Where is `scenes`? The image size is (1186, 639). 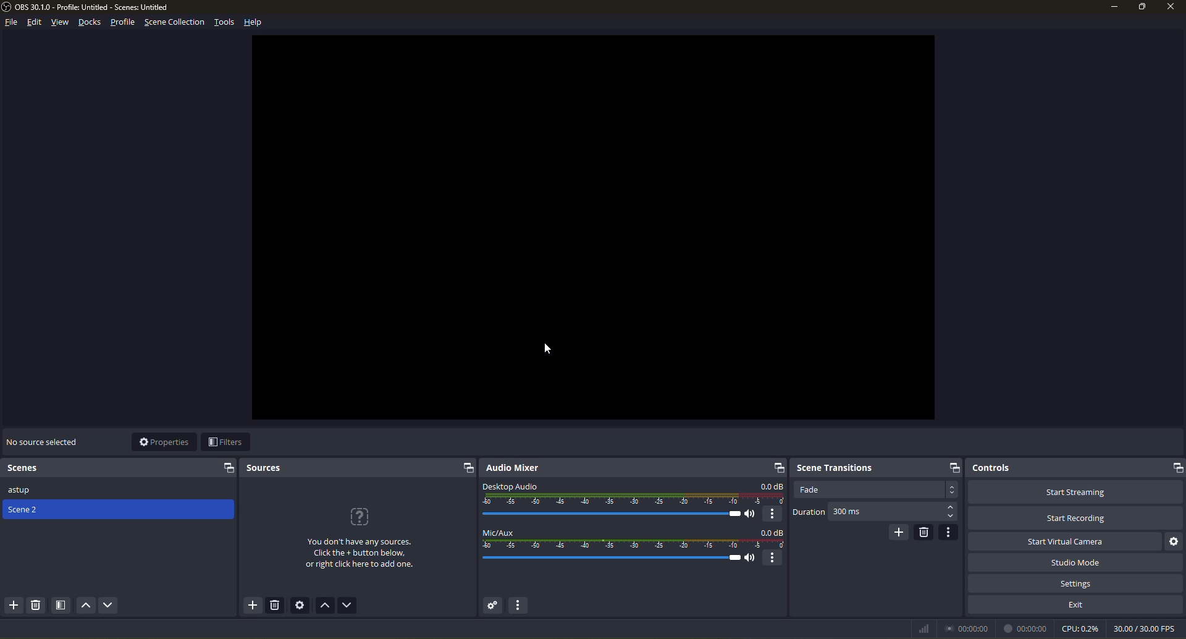 scenes is located at coordinates (24, 468).